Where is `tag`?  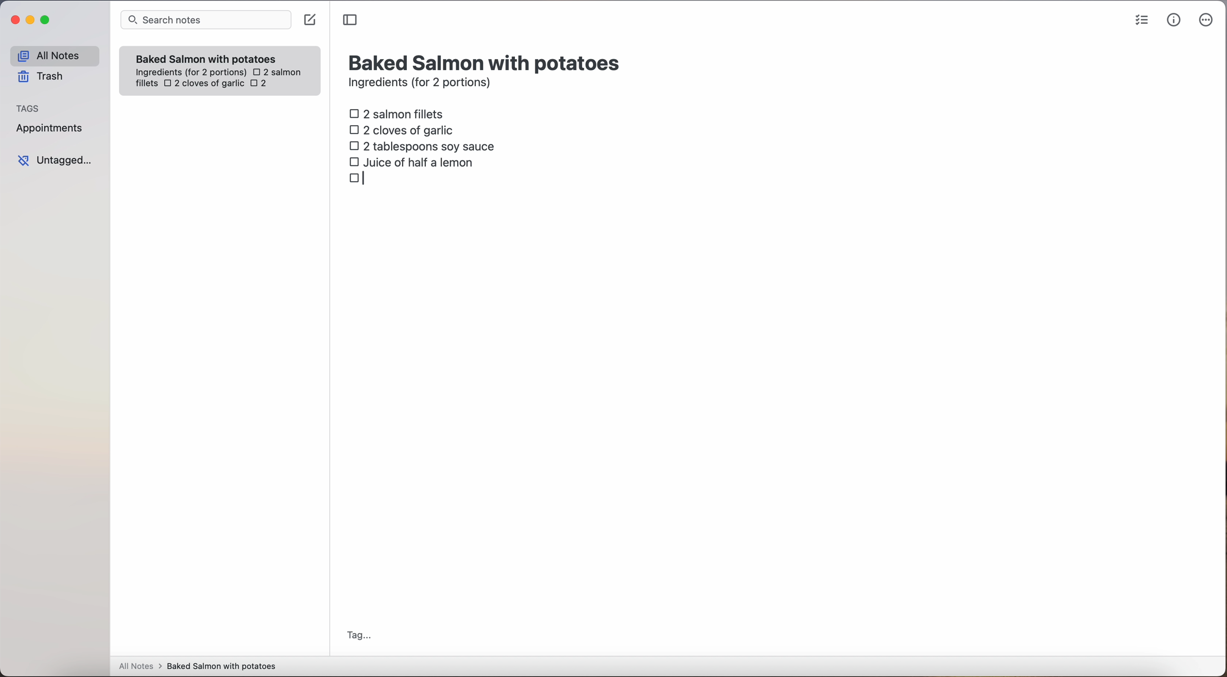
tag is located at coordinates (358, 637).